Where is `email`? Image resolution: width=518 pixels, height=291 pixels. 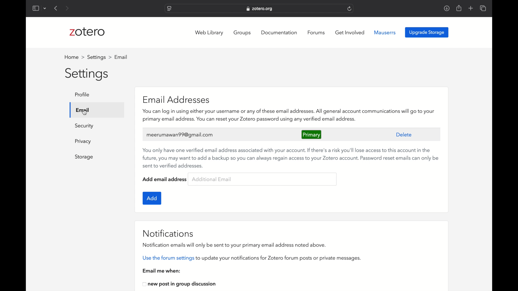
email is located at coordinates (82, 110).